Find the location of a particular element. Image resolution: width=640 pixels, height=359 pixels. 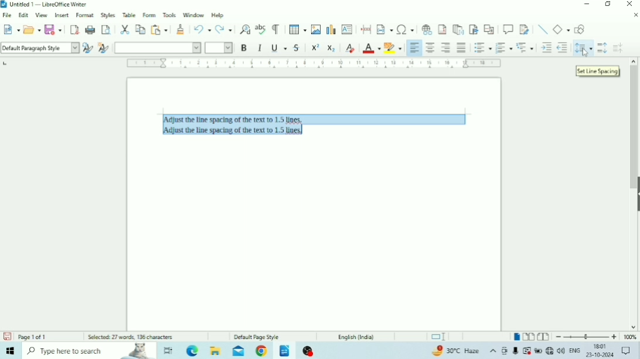

Check Spelling is located at coordinates (261, 29).